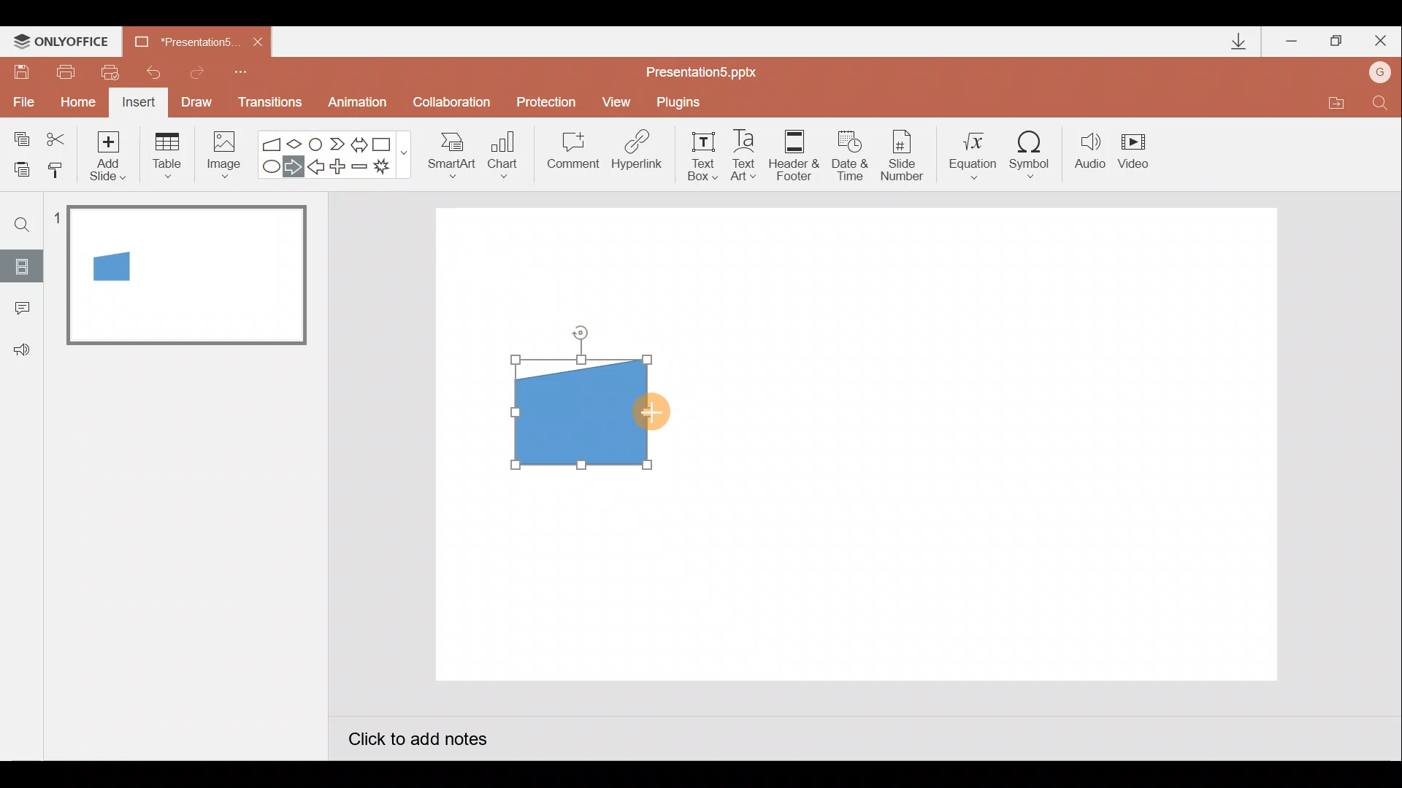  What do you see at coordinates (551, 101) in the screenshot?
I see `Protection` at bounding box center [551, 101].